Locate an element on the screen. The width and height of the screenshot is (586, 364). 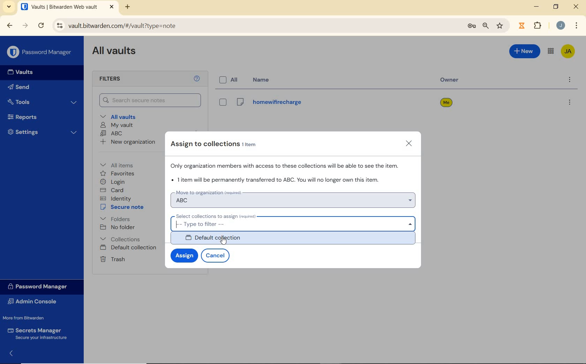
minimize is located at coordinates (536, 6).